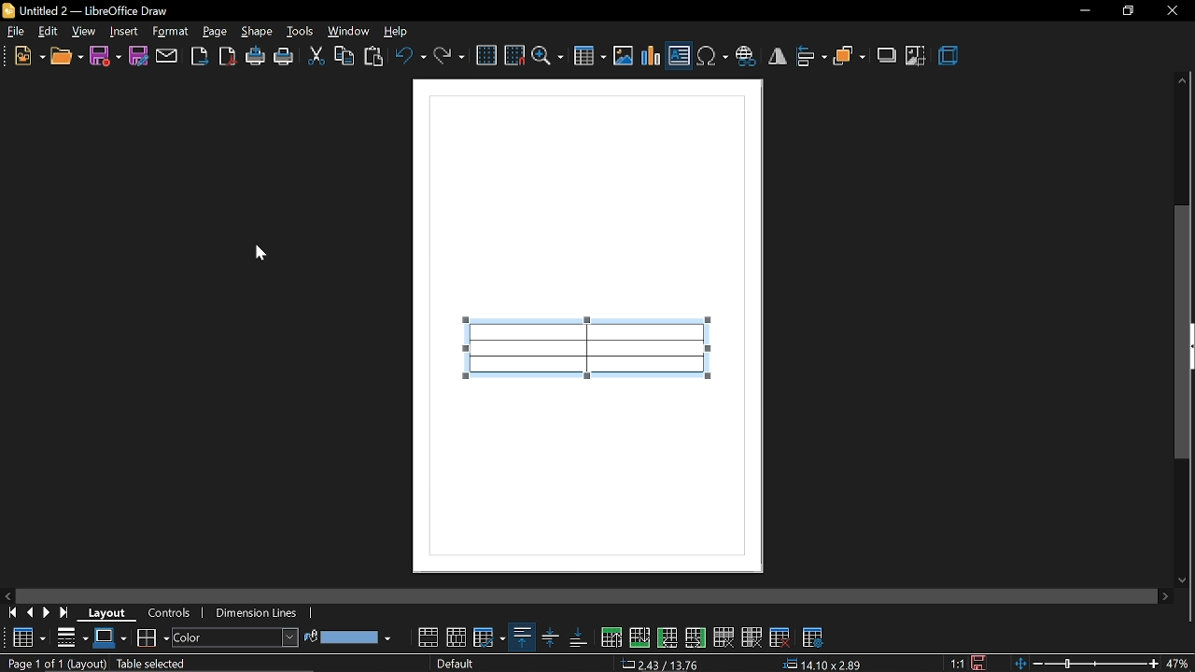 This screenshot has width=1195, height=672. Describe the element at coordinates (577, 640) in the screenshot. I see `align bottom` at that location.